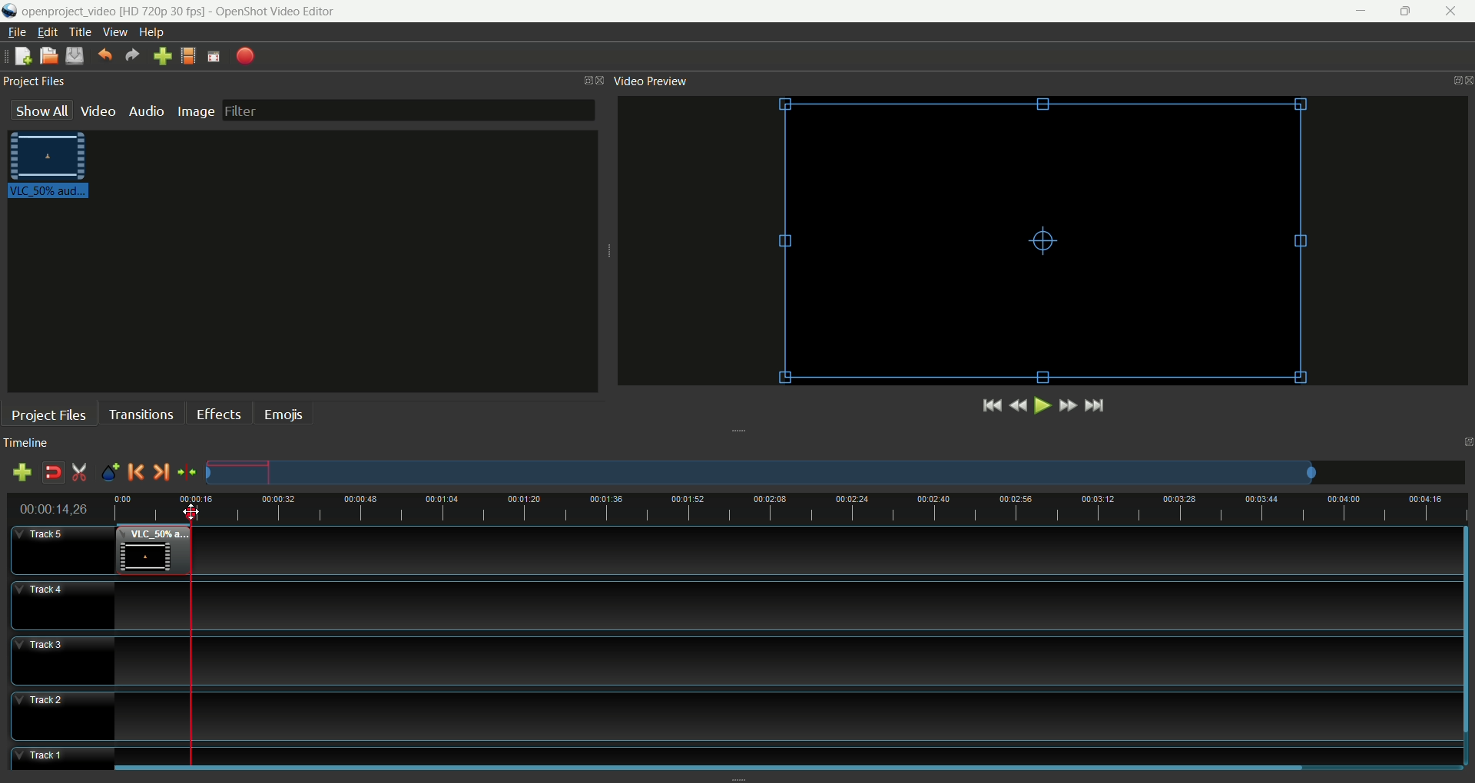 This screenshot has height=783, width=1475. I want to click on edit, so click(45, 32).